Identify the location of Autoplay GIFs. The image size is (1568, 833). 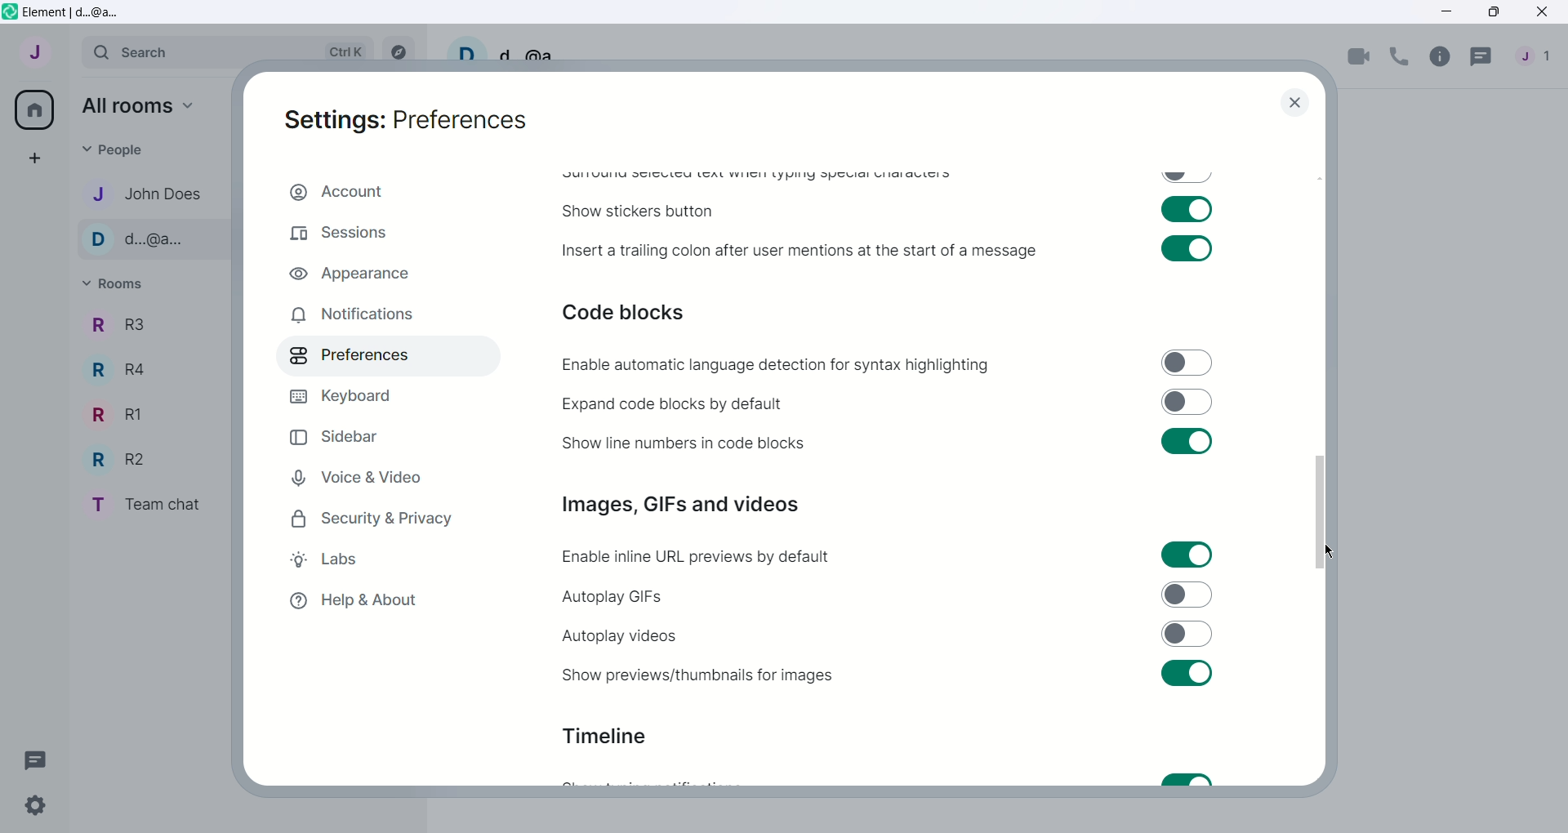
(613, 597).